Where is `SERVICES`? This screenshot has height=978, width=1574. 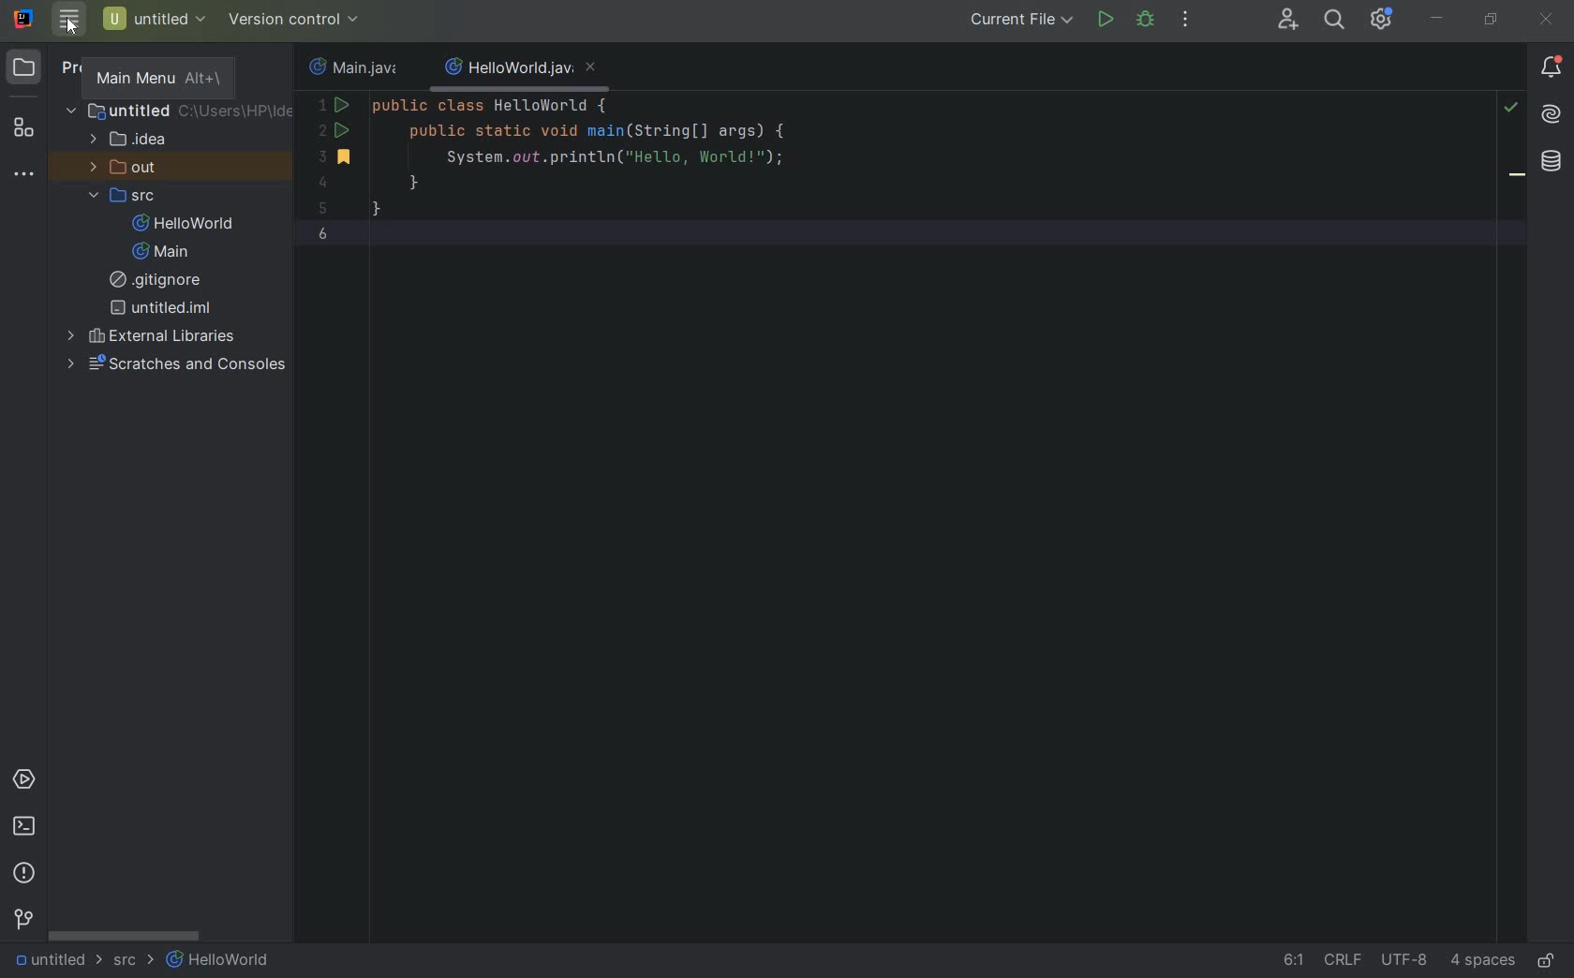
SERVICES is located at coordinates (23, 779).